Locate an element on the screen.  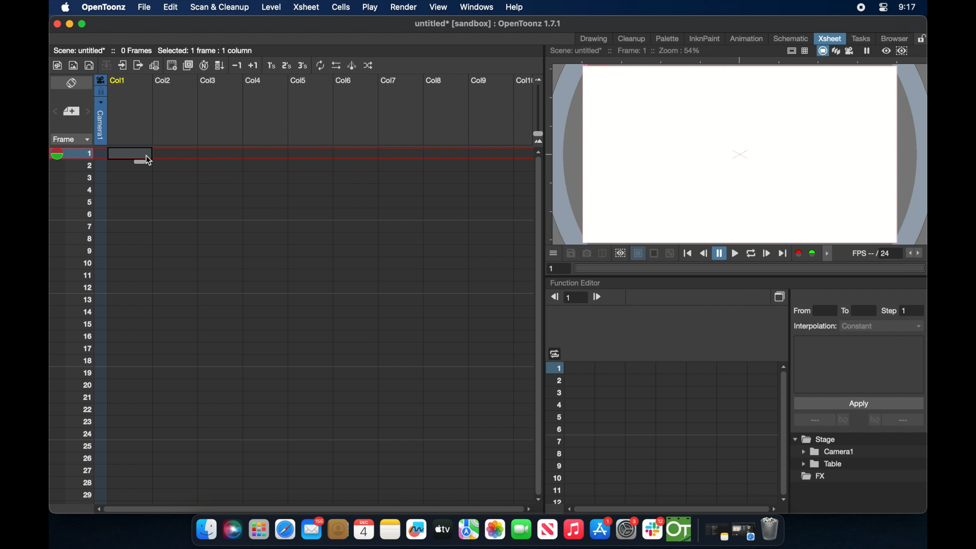
more options is located at coordinates (896, 421).